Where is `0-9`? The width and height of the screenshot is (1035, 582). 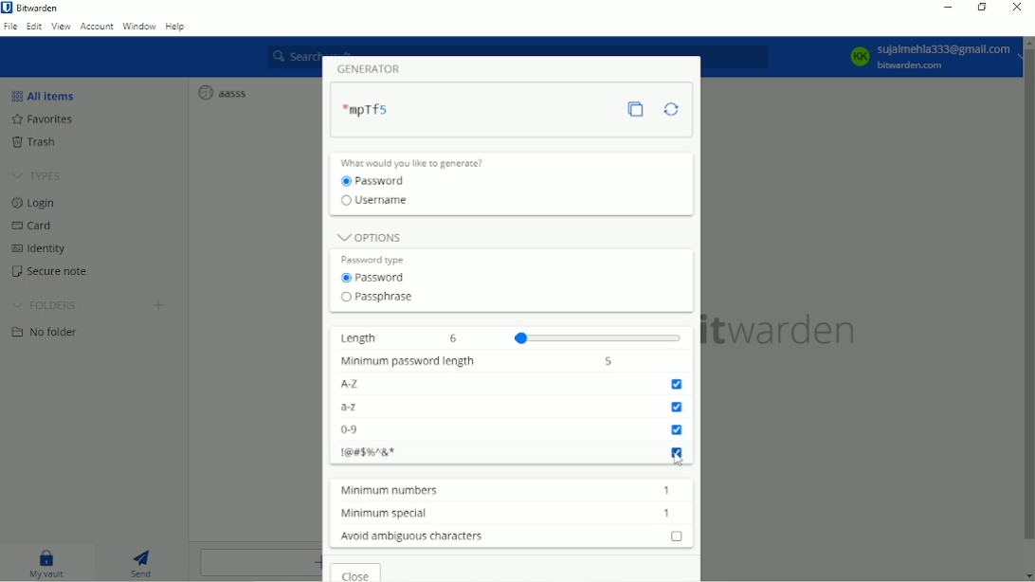
0-9 is located at coordinates (368, 431).